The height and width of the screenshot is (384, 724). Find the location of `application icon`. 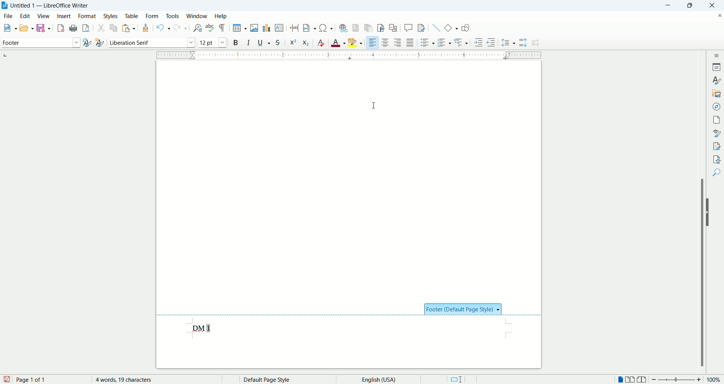

application icon is located at coordinates (5, 6).